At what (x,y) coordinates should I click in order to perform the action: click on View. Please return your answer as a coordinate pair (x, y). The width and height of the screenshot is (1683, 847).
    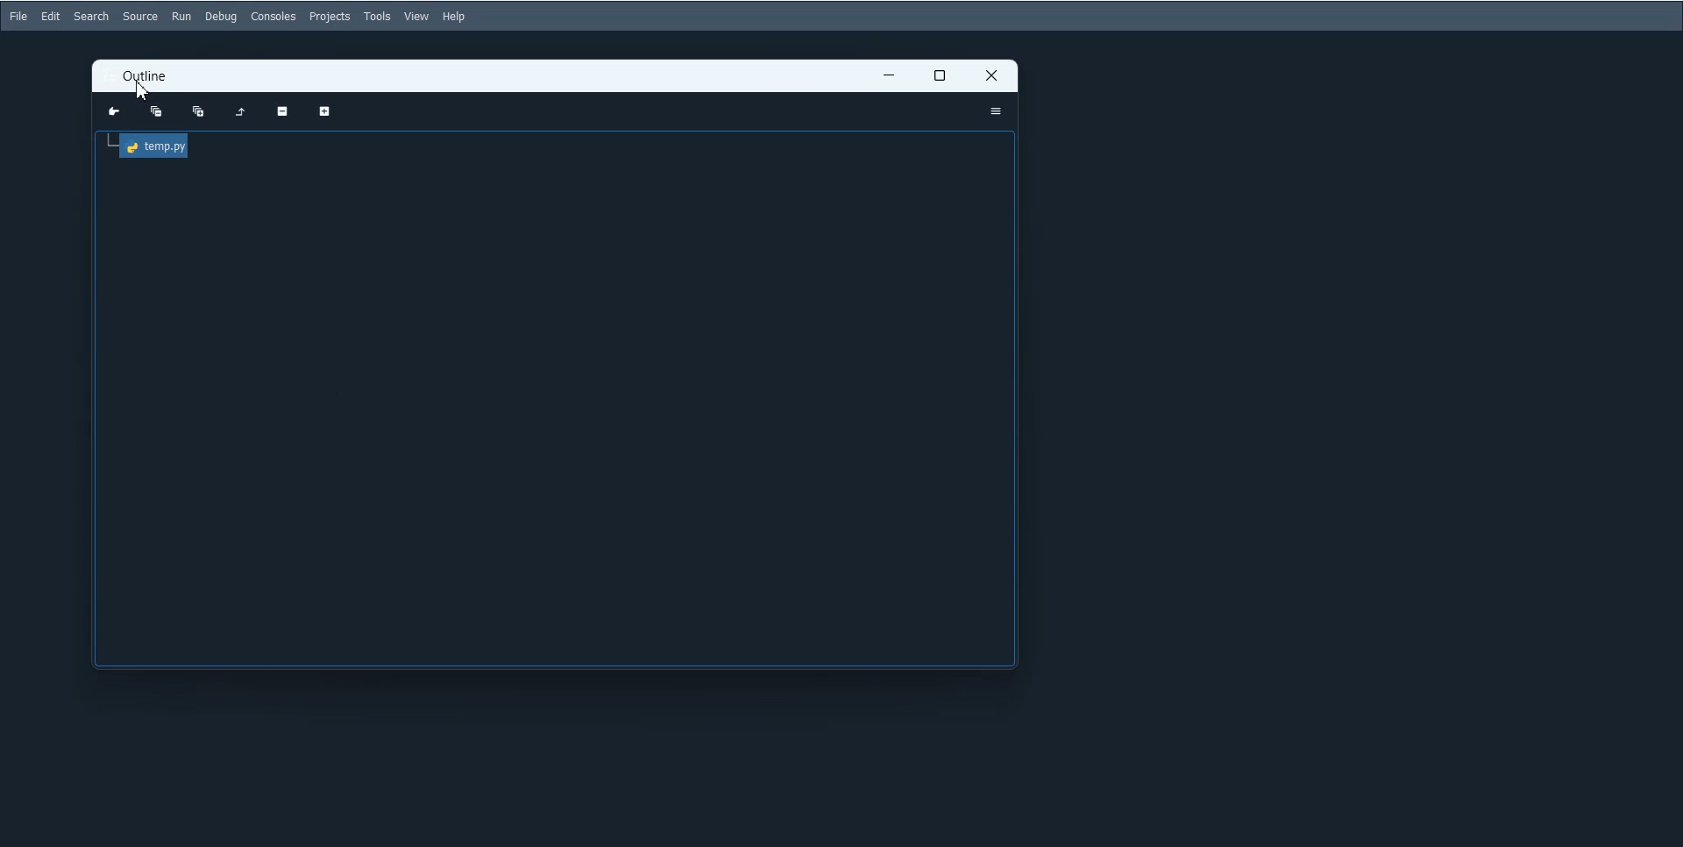
    Looking at the image, I should click on (417, 17).